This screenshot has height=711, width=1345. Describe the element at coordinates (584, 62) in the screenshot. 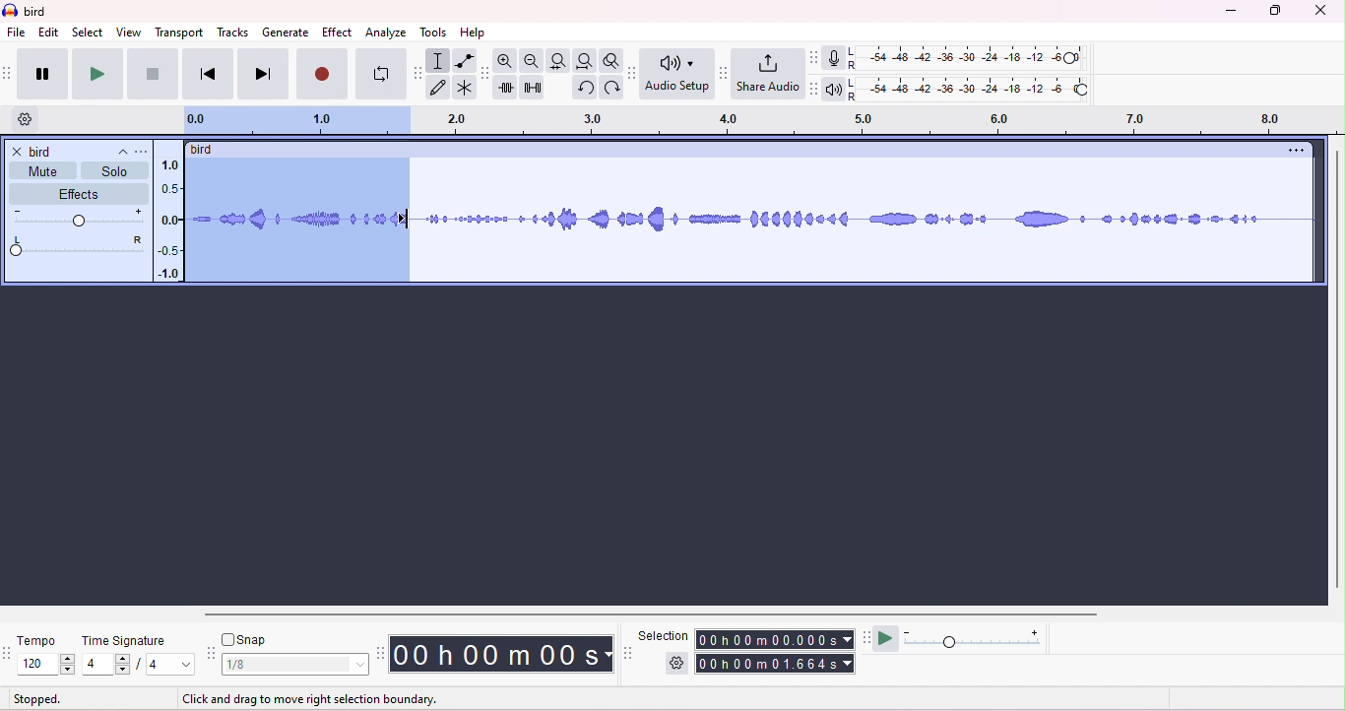

I see `fit project to width` at that location.